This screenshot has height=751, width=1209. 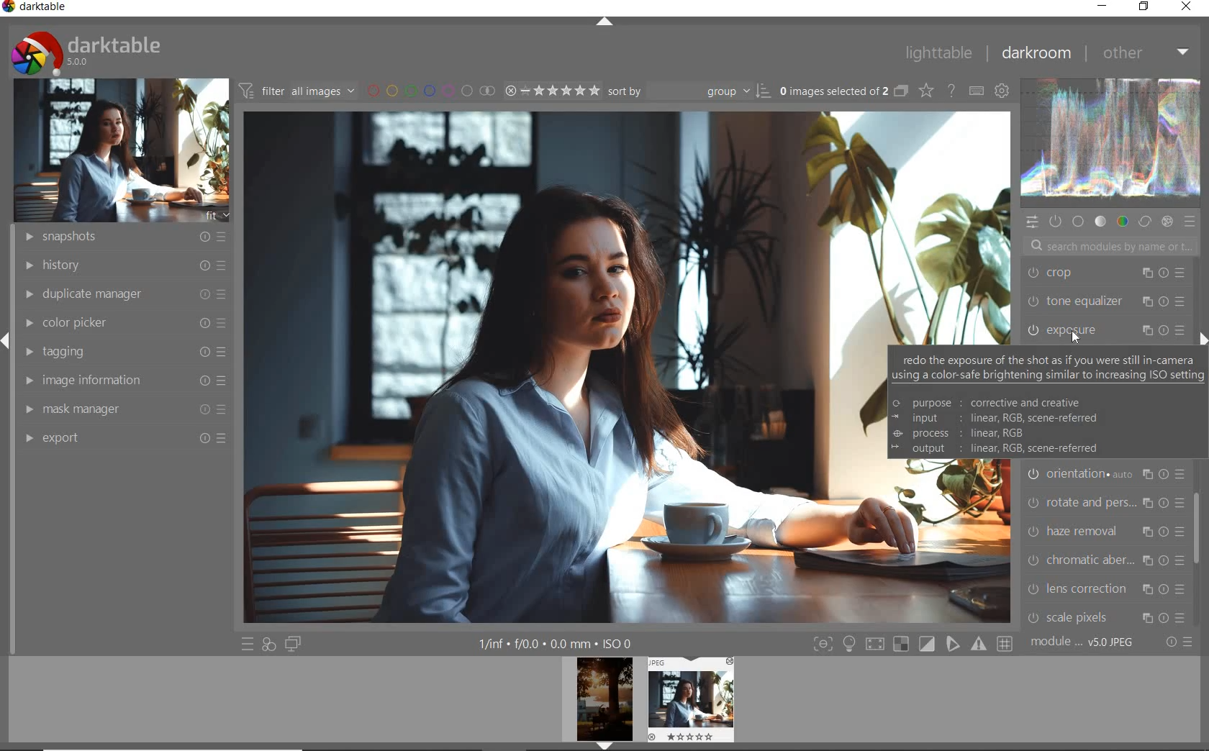 I want to click on ROTATE AND, so click(x=1103, y=504).